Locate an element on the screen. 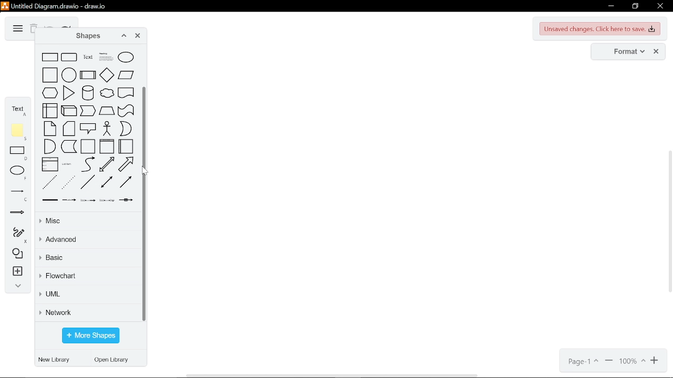 The height and width of the screenshot is (378, 673). and is located at coordinates (49, 146).